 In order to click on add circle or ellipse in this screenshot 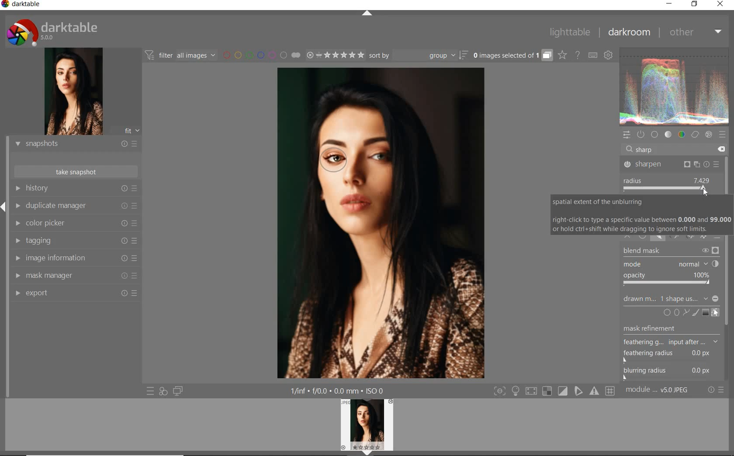, I will do `click(672, 312)`.